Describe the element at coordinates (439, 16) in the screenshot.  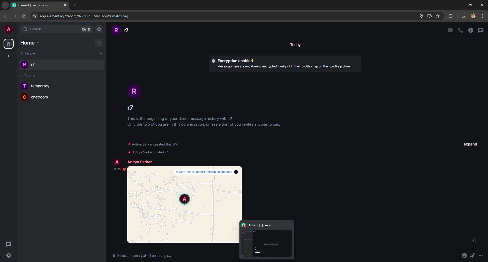
I see `favorites` at that location.